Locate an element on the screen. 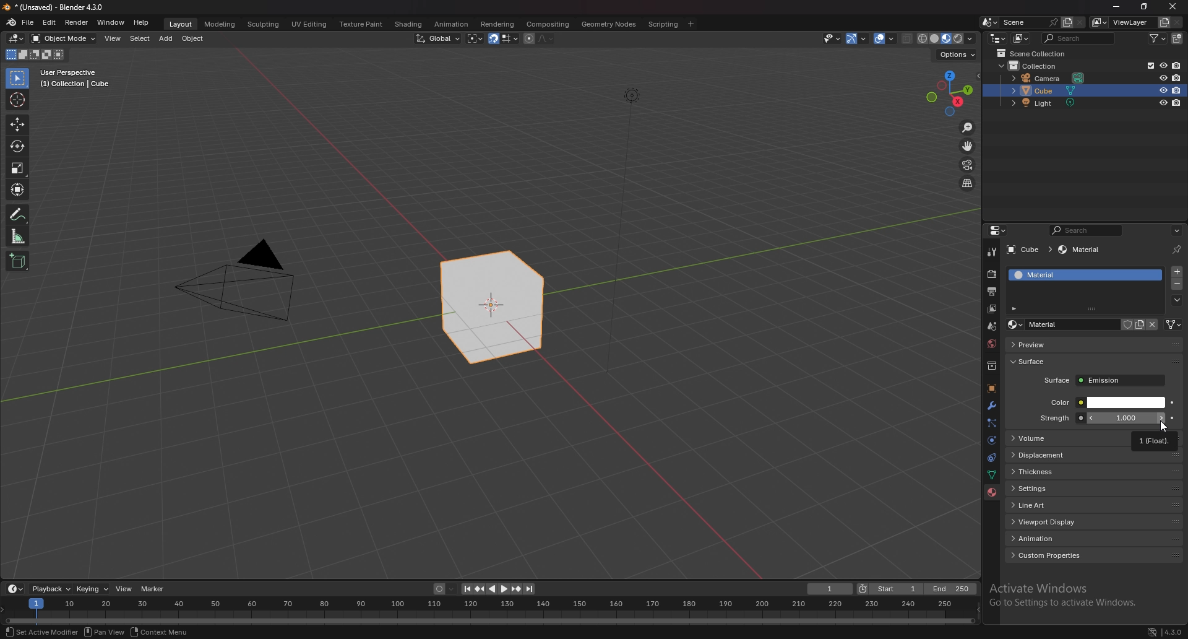 The height and width of the screenshot is (639, 1188). help is located at coordinates (142, 22).